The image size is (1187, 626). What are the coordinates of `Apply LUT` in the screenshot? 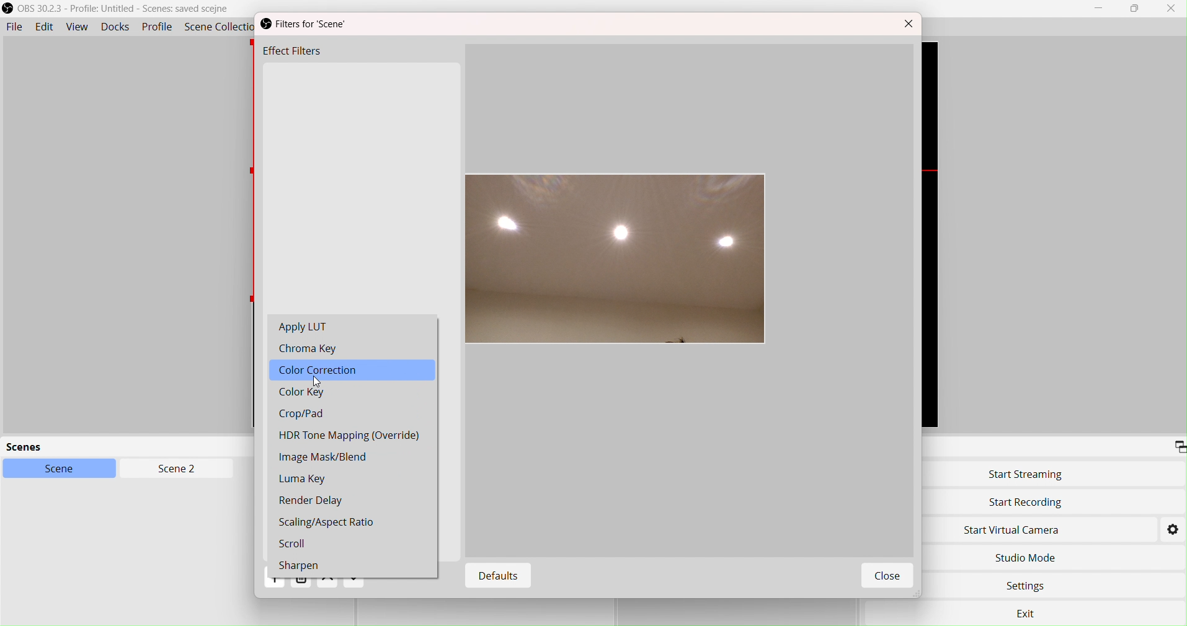 It's located at (319, 328).